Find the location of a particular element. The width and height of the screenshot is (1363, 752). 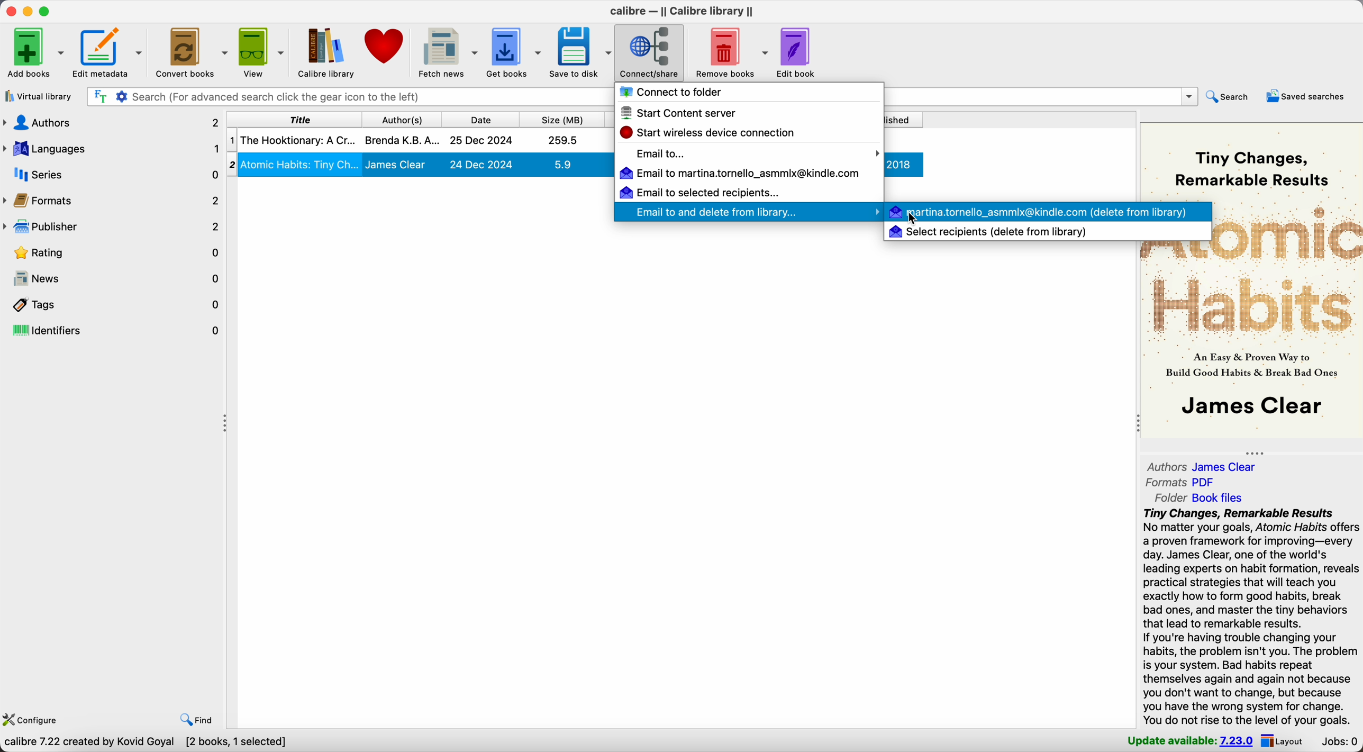

start content server is located at coordinates (685, 114).